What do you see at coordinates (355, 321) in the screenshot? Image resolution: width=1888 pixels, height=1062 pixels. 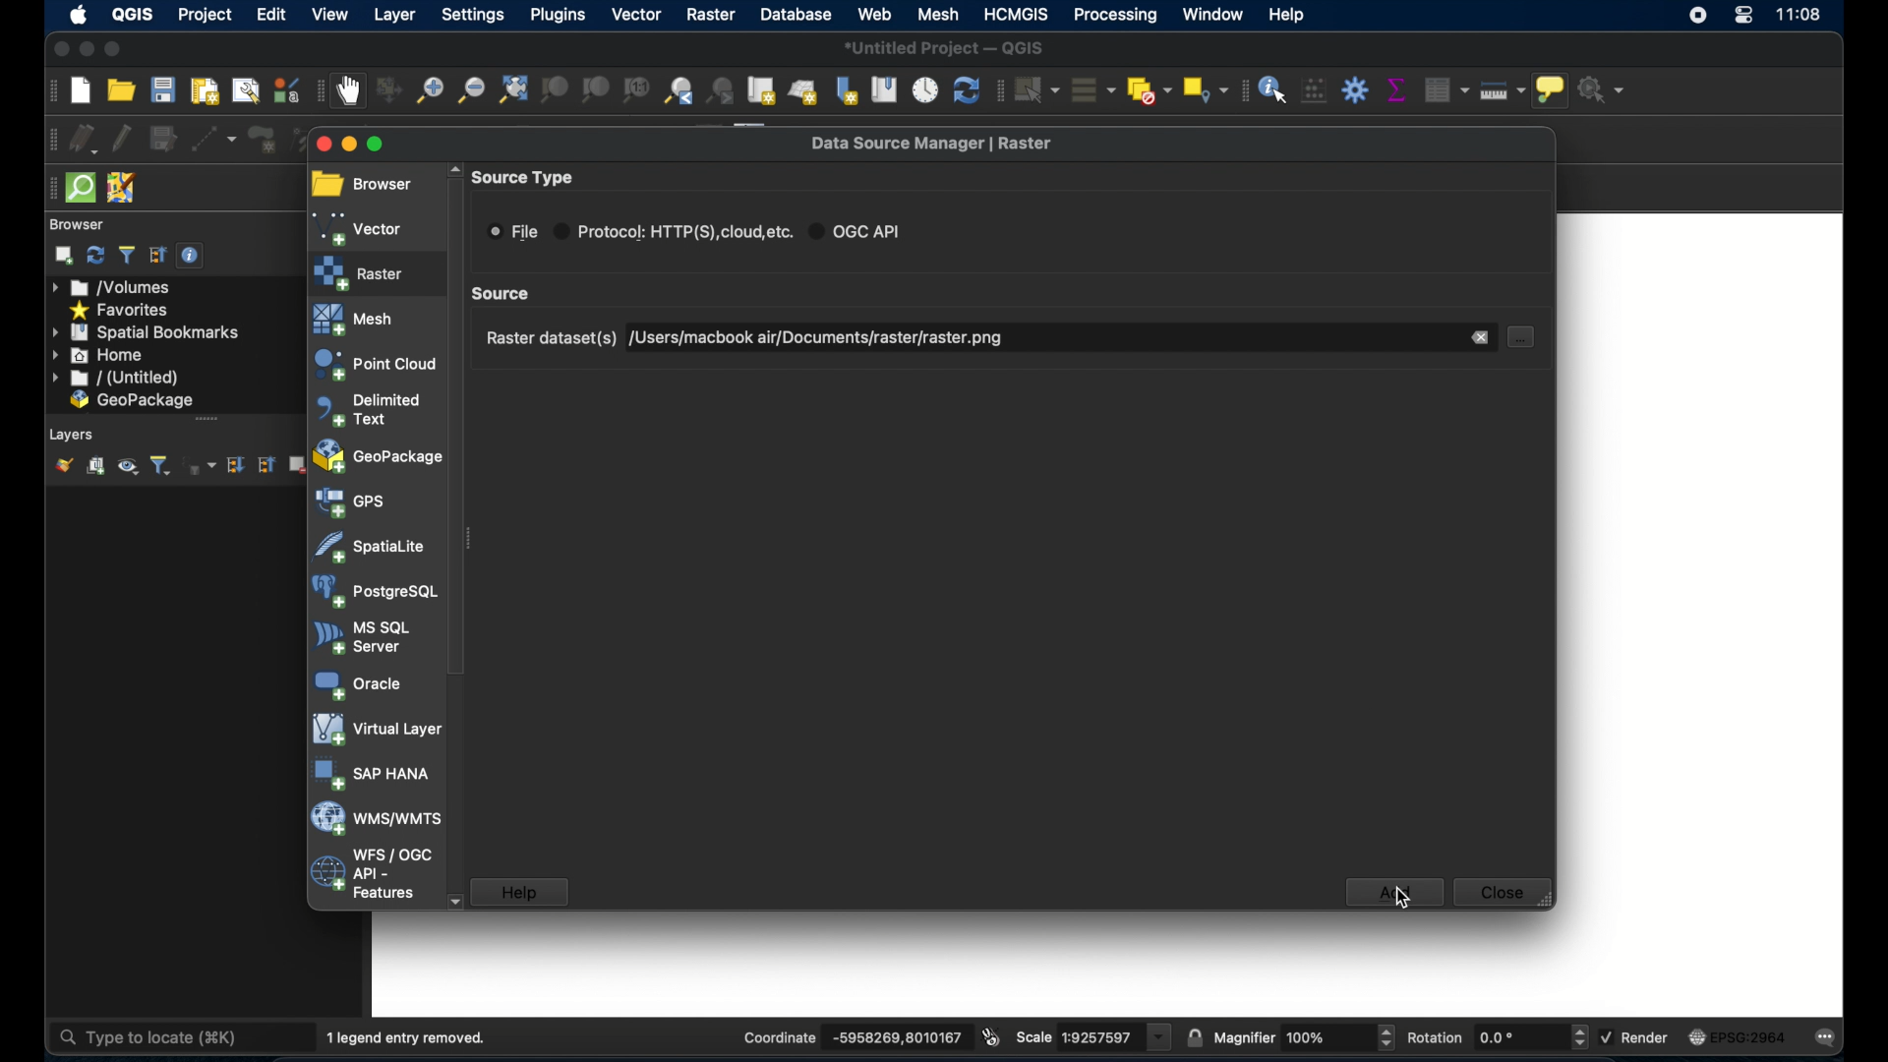 I see `mesh` at bounding box center [355, 321].